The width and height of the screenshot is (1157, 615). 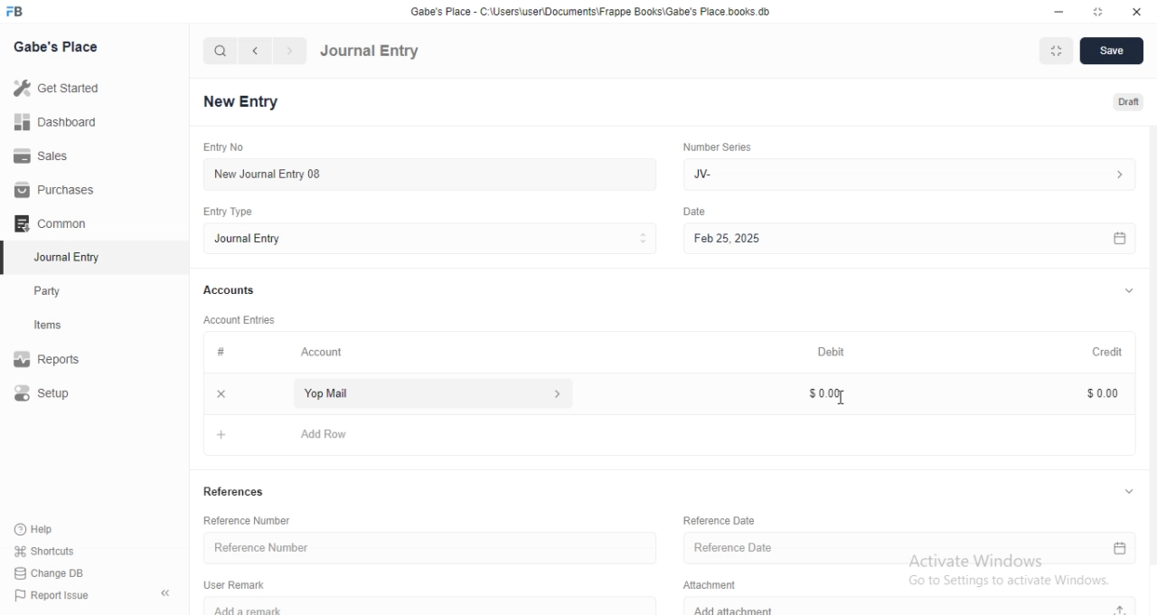 What do you see at coordinates (241, 320) in the screenshot?
I see `Account Entries` at bounding box center [241, 320].